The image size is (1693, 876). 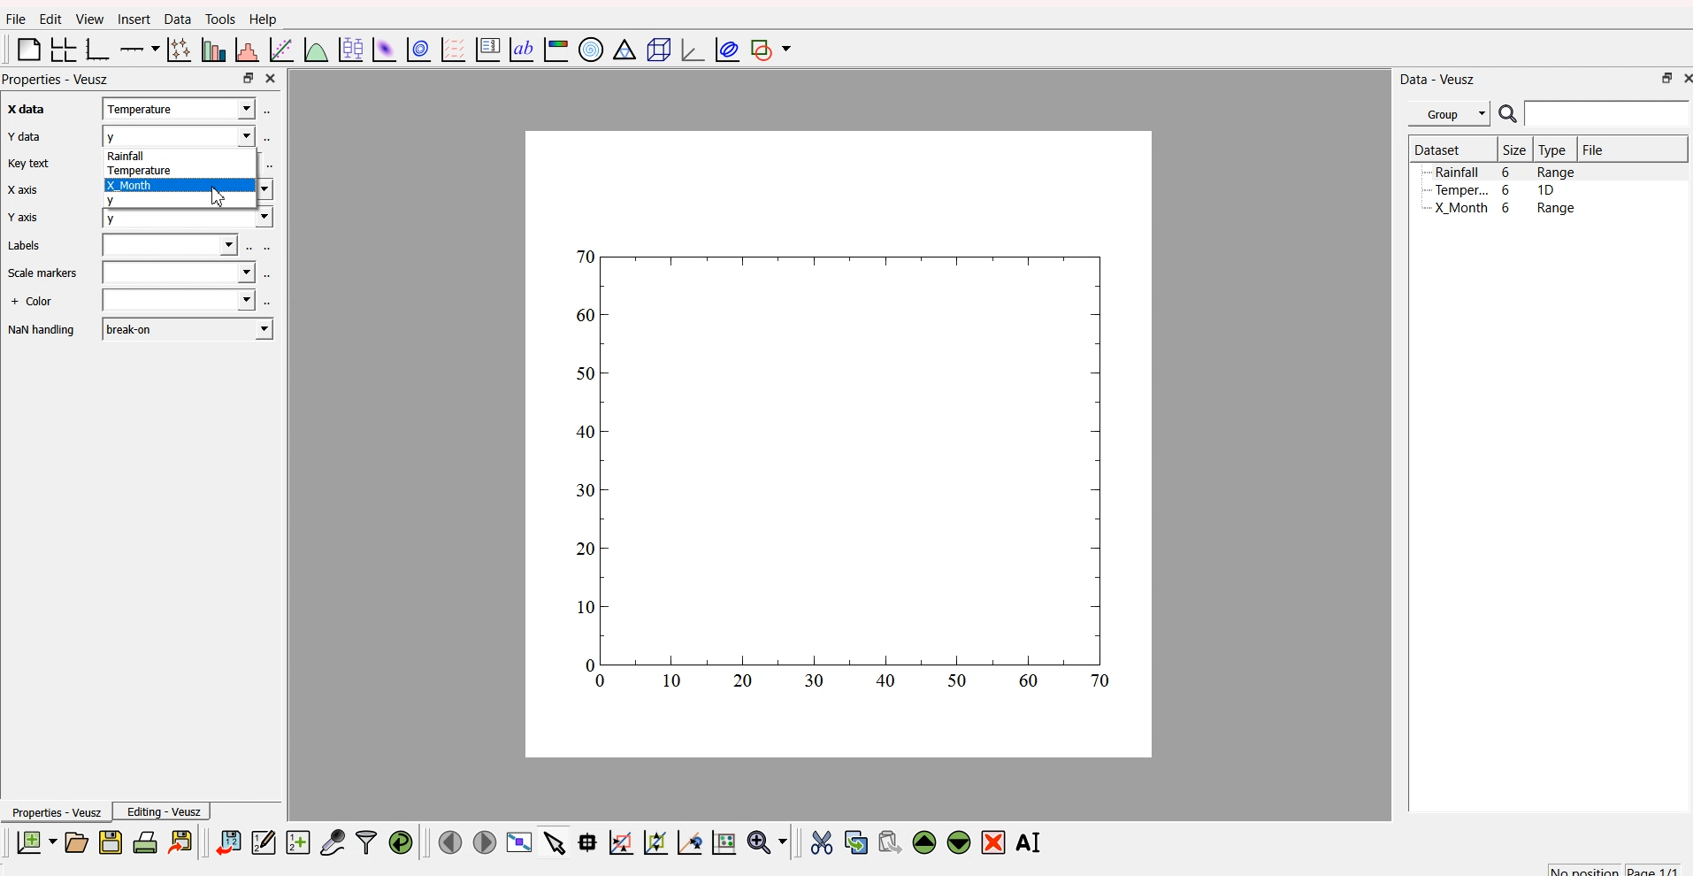 What do you see at coordinates (264, 840) in the screenshot?
I see `editor` at bounding box center [264, 840].